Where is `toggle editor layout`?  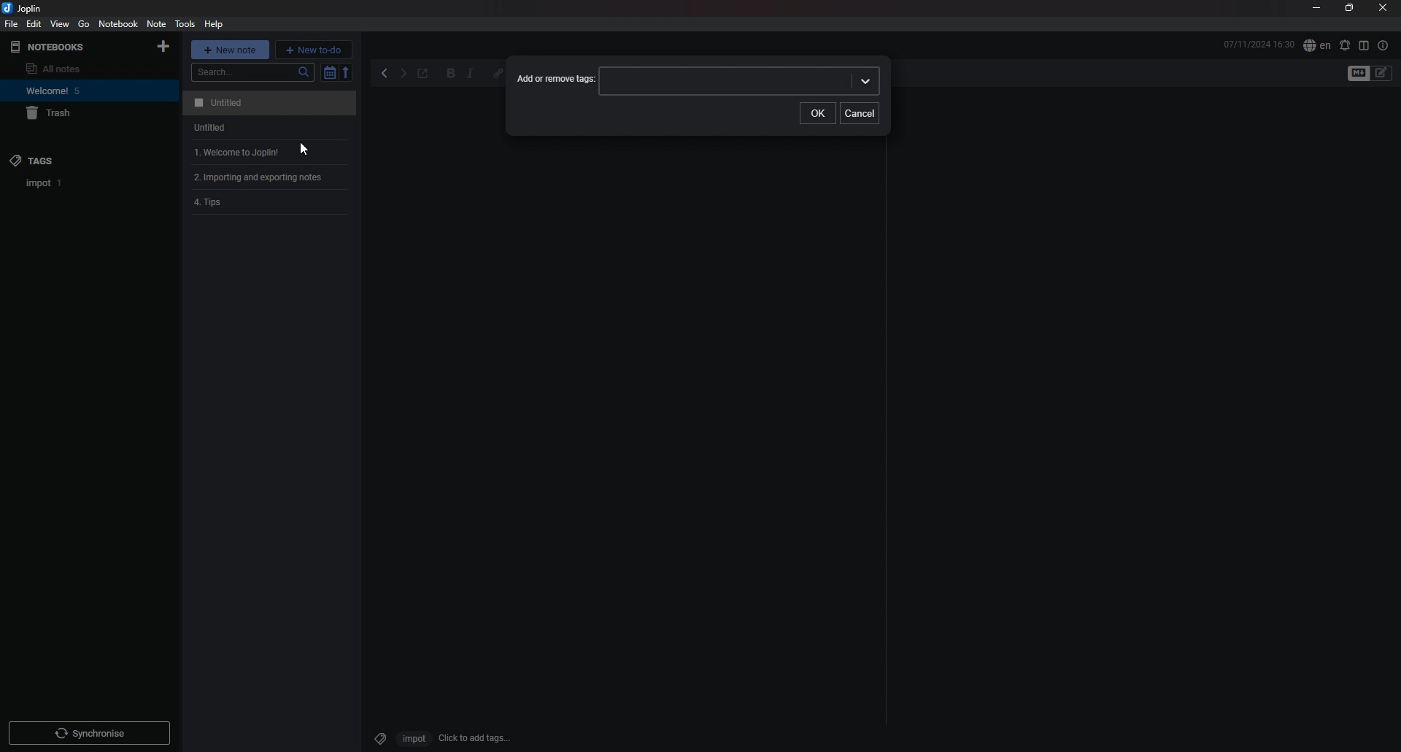
toggle editor layout is located at coordinates (1364, 45).